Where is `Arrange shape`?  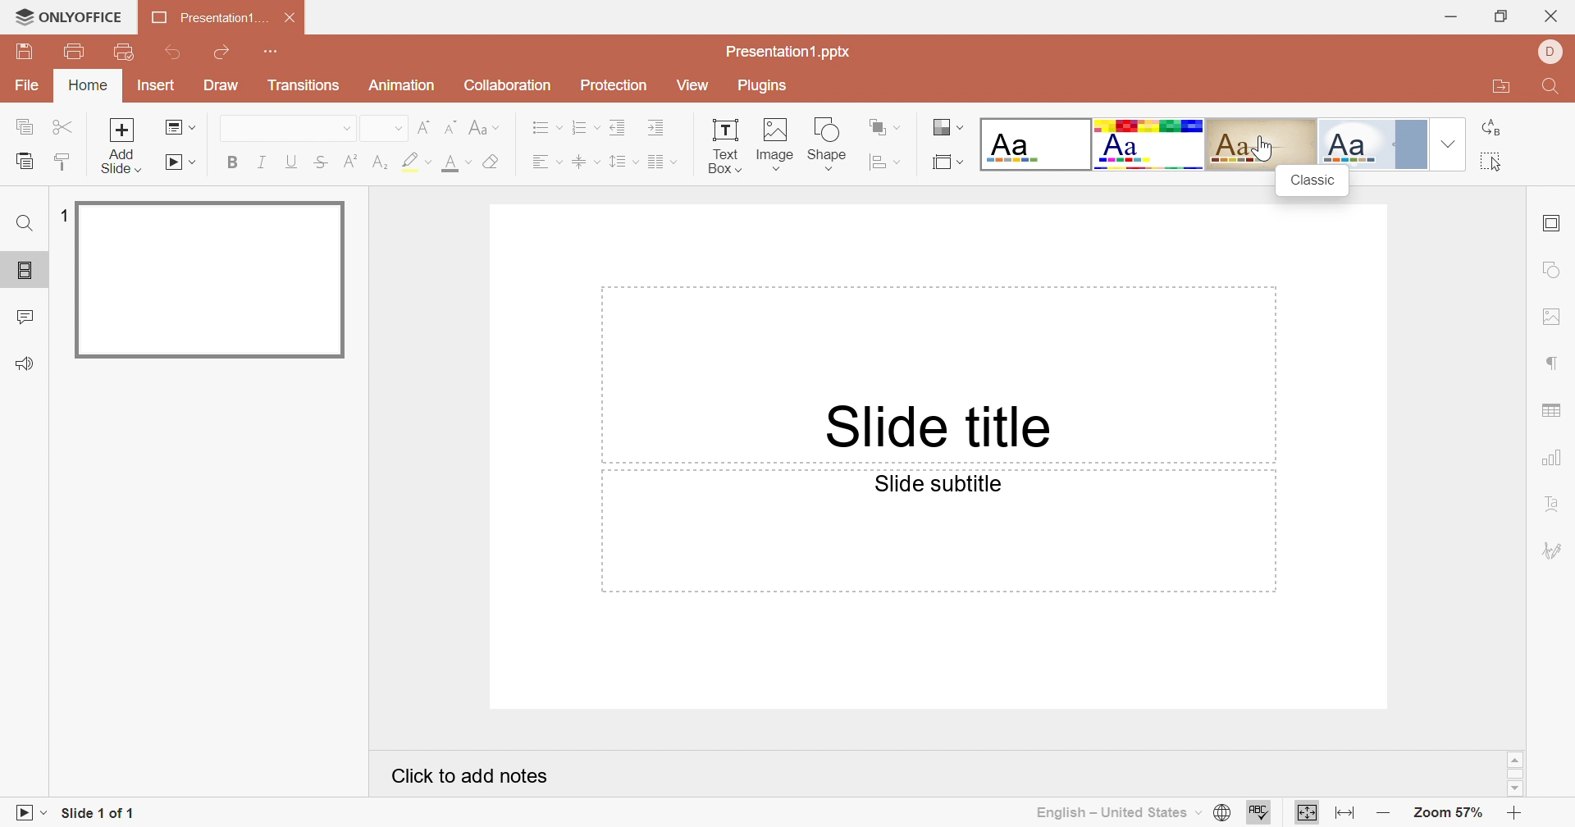 Arrange shape is located at coordinates (877, 126).